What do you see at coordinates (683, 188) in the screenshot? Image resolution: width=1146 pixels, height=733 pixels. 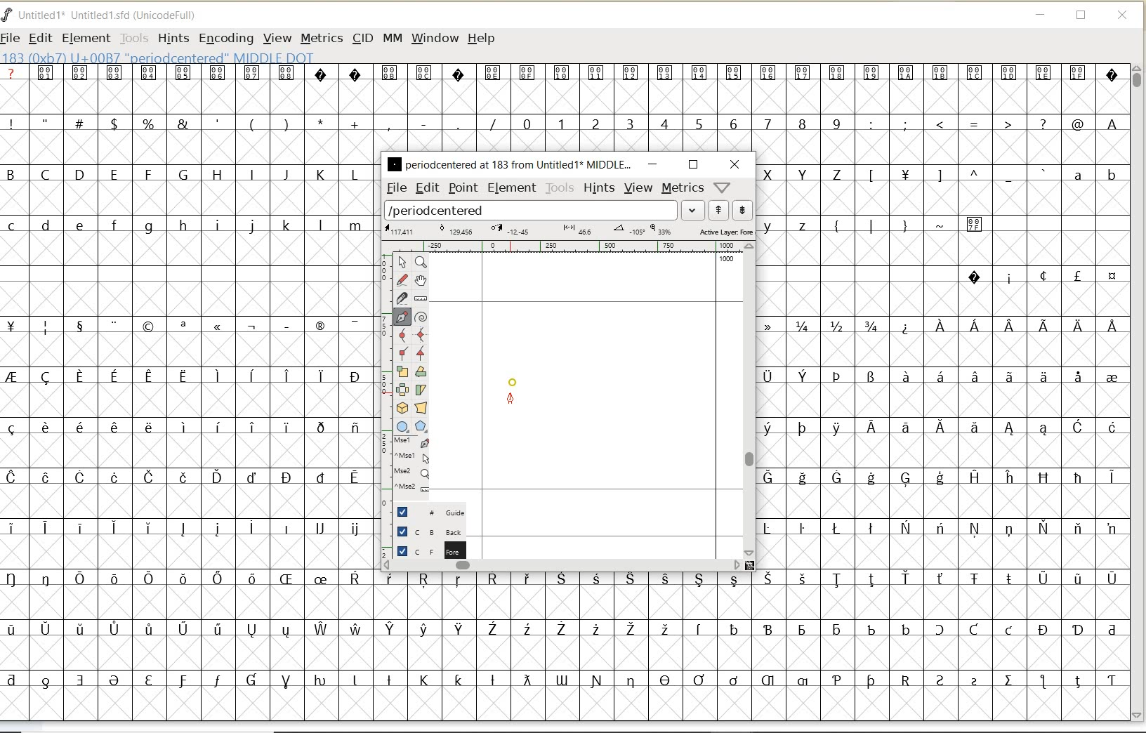 I see `metrics` at bounding box center [683, 188].